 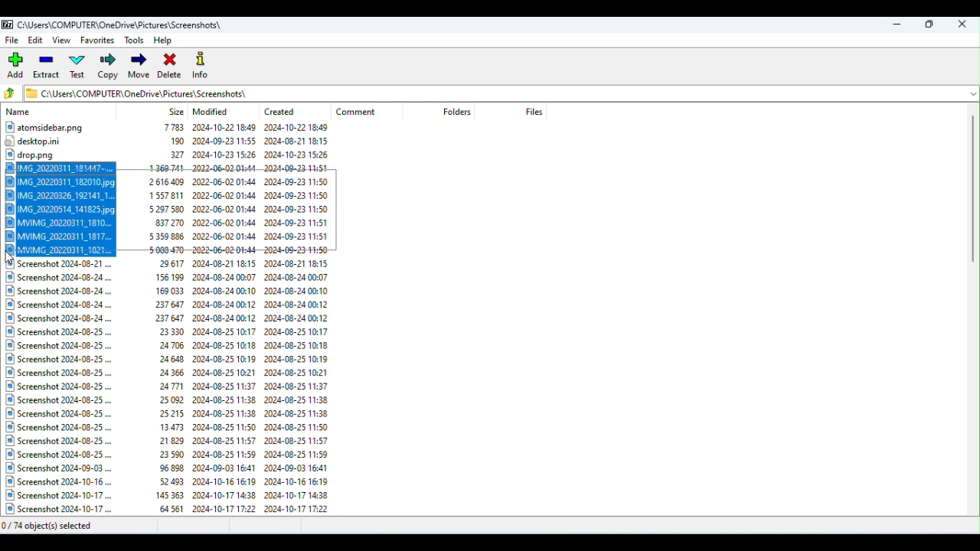 What do you see at coordinates (929, 24) in the screenshot?
I see `Maximize` at bounding box center [929, 24].